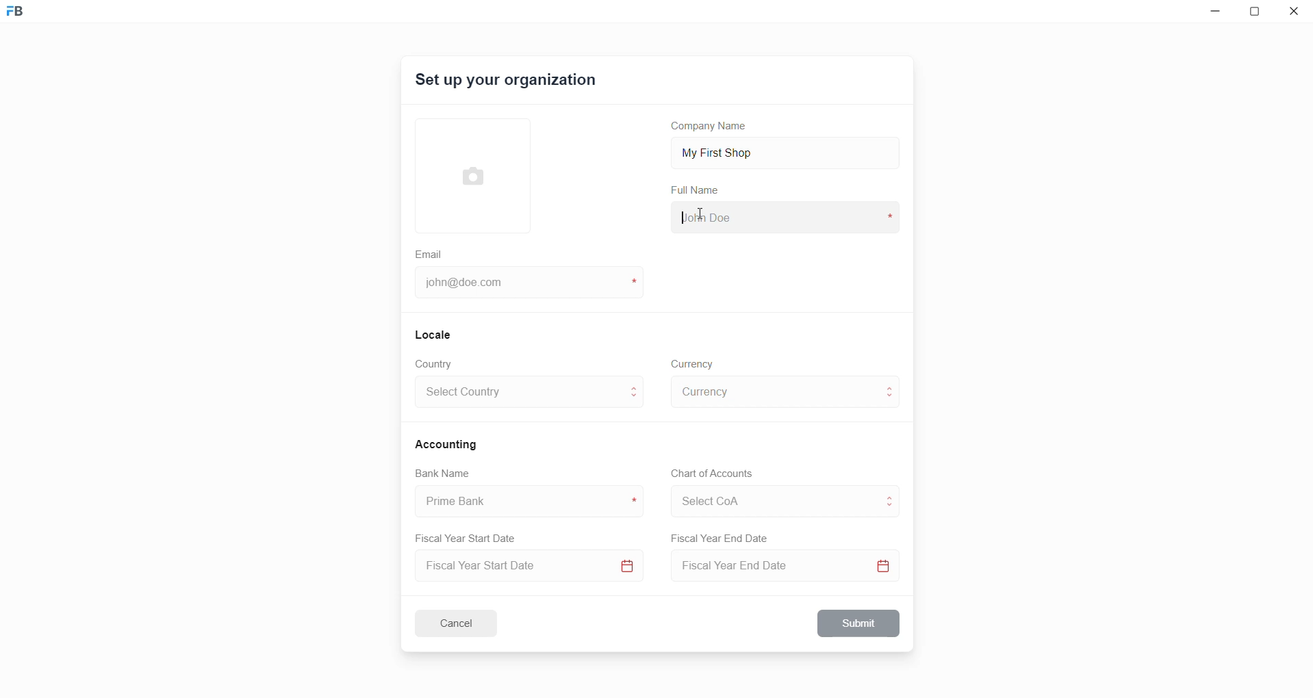 Image resolution: width=1313 pixels, height=698 pixels. Describe the element at coordinates (694, 363) in the screenshot. I see `Currency` at that location.